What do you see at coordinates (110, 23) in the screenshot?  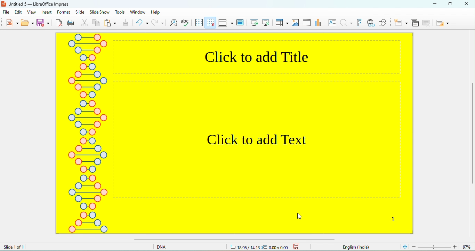 I see `paste` at bounding box center [110, 23].